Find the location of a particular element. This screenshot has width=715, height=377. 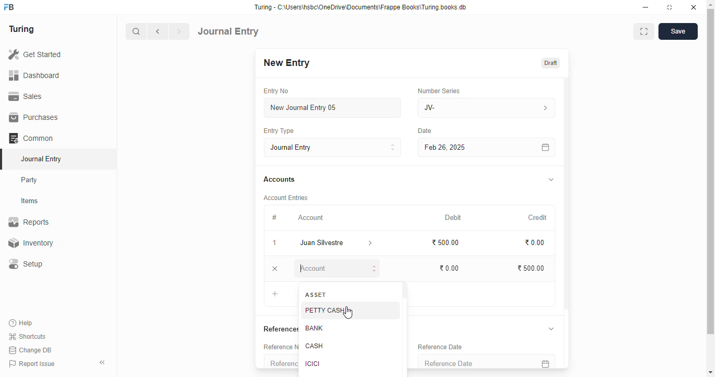

search is located at coordinates (137, 31).